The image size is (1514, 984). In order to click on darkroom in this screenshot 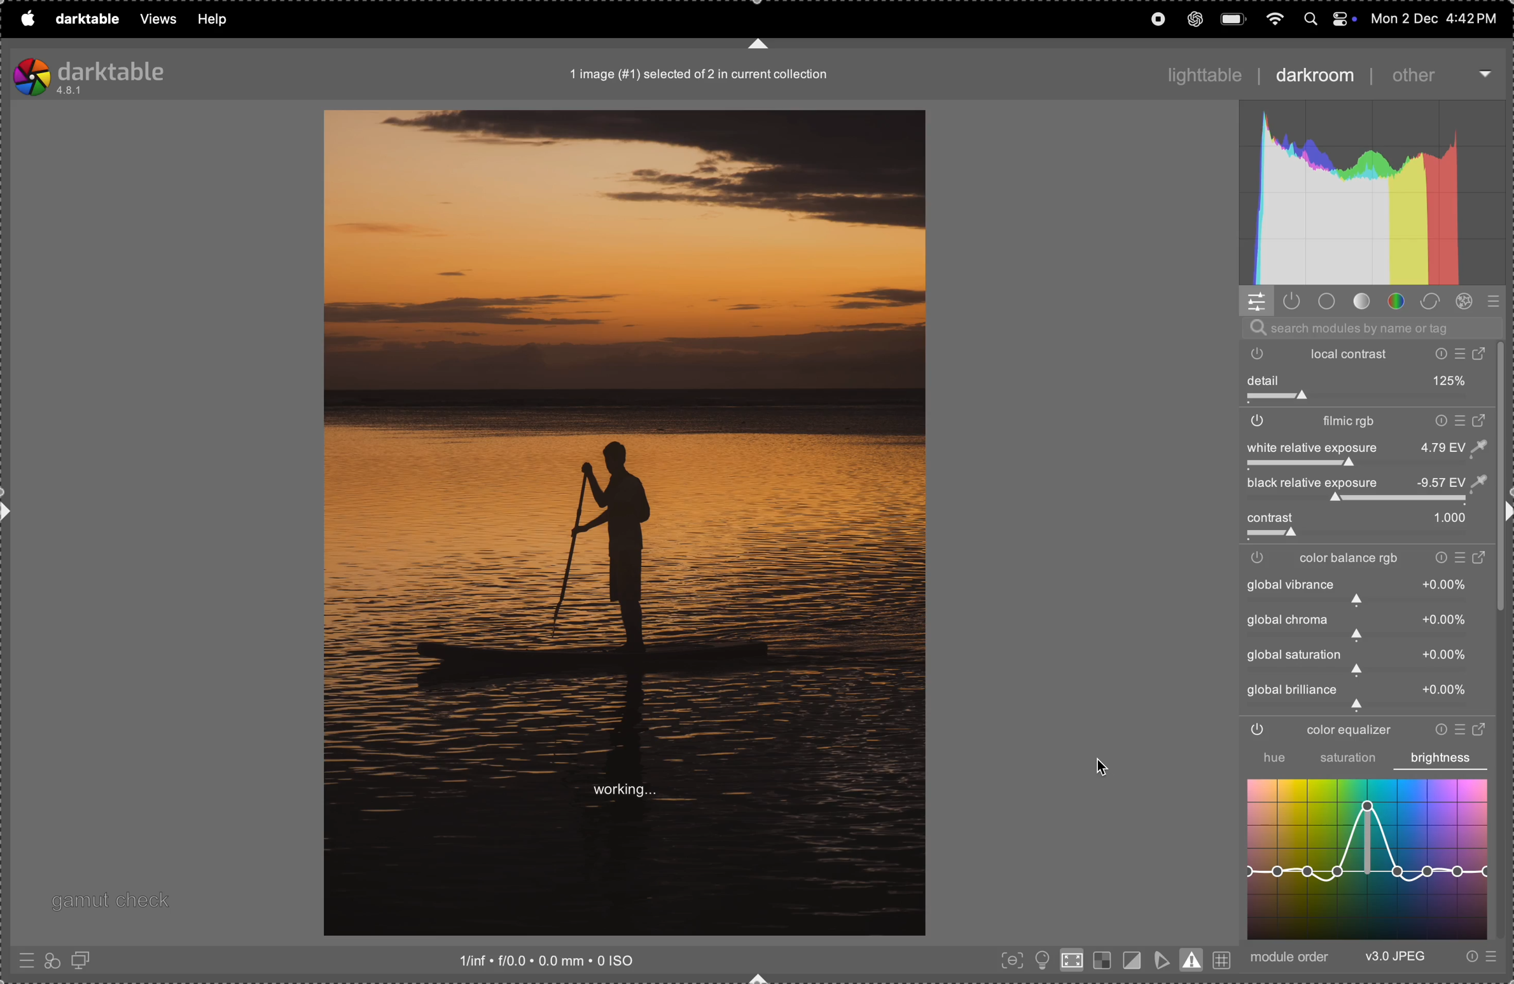, I will do `click(1314, 77)`.